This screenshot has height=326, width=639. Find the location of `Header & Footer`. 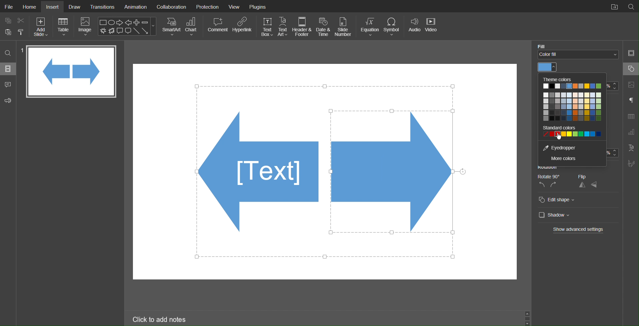

Header & Footer is located at coordinates (303, 27).